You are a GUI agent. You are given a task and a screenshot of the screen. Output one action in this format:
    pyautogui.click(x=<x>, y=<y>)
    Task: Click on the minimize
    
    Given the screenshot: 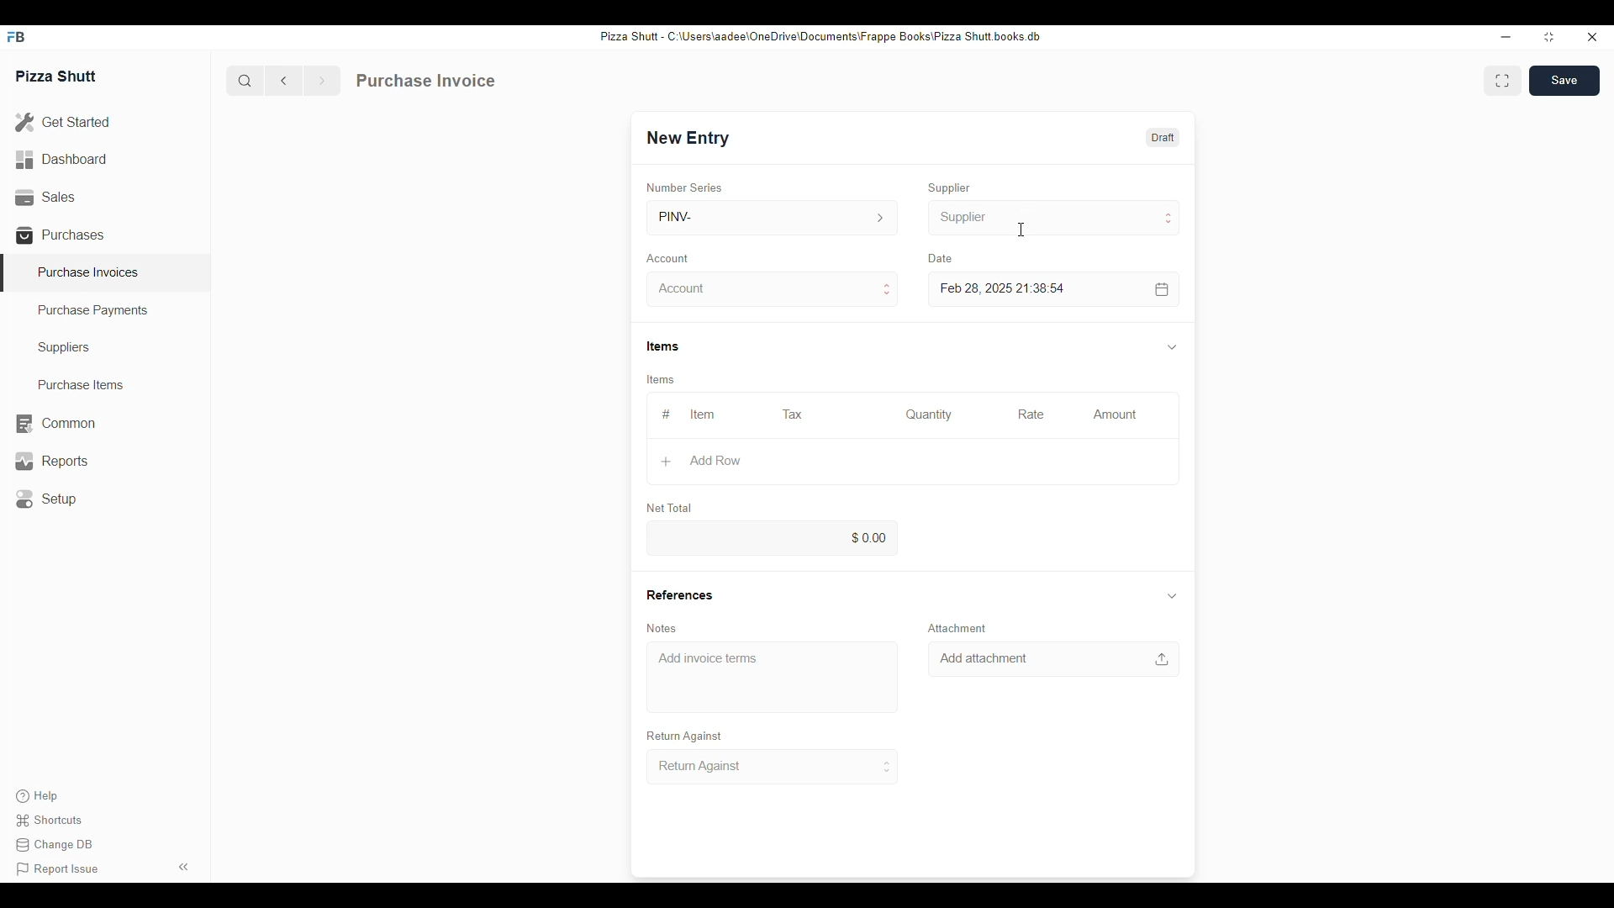 What is the action you would take?
    pyautogui.click(x=1506, y=36)
    